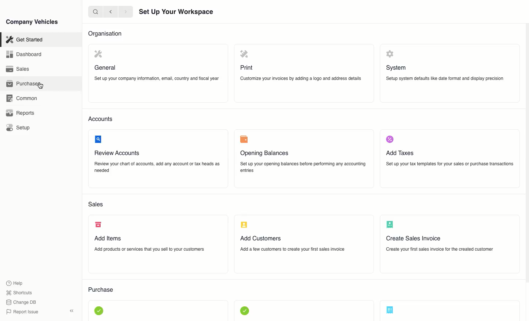 The width and height of the screenshot is (529, 321). I want to click on icon, so click(100, 311).